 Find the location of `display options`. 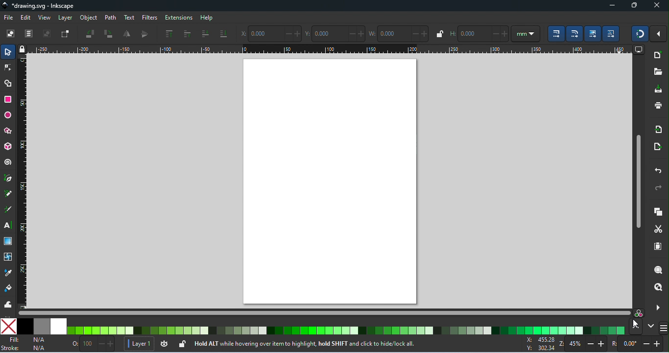

display options is located at coordinates (639, 50).